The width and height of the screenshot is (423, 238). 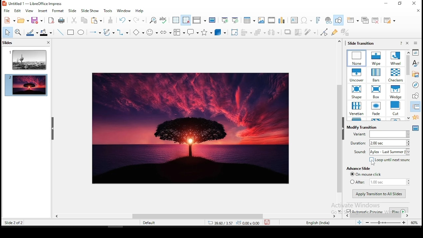 I want to click on styles, so click(x=416, y=64).